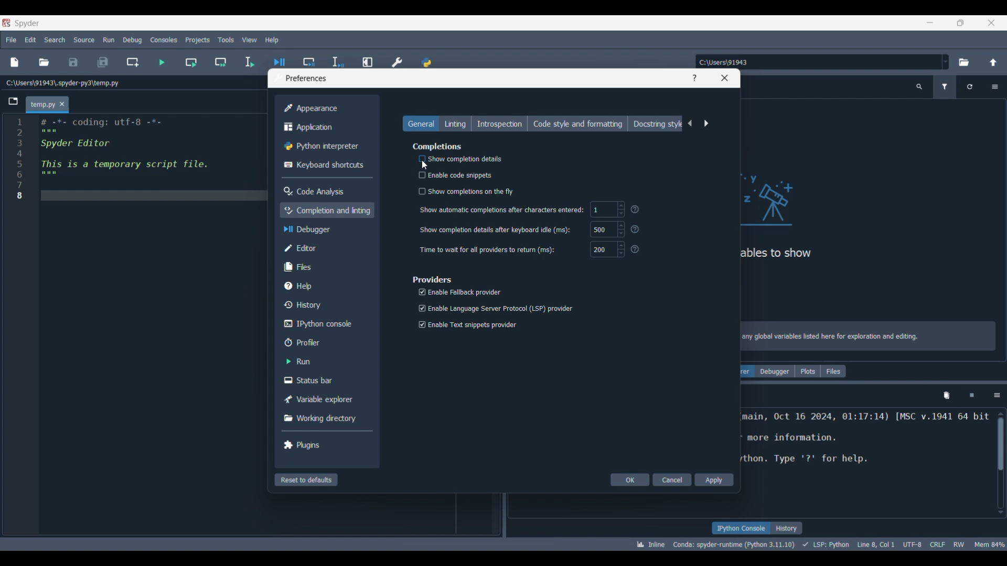  I want to click on General, current selection highlighted, so click(421, 123).